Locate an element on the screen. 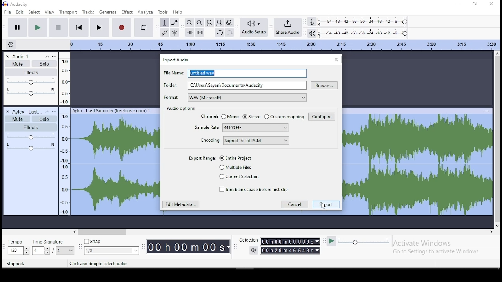 The height and width of the screenshot is (282, 502). entire file is located at coordinates (236, 158).